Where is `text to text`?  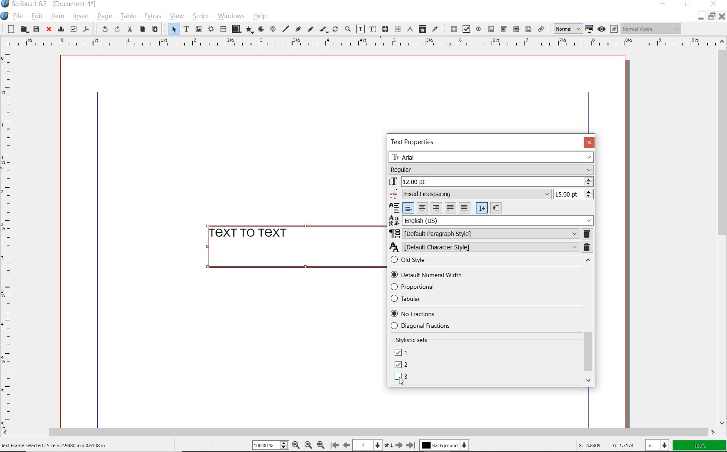
text to text is located at coordinates (293, 247).